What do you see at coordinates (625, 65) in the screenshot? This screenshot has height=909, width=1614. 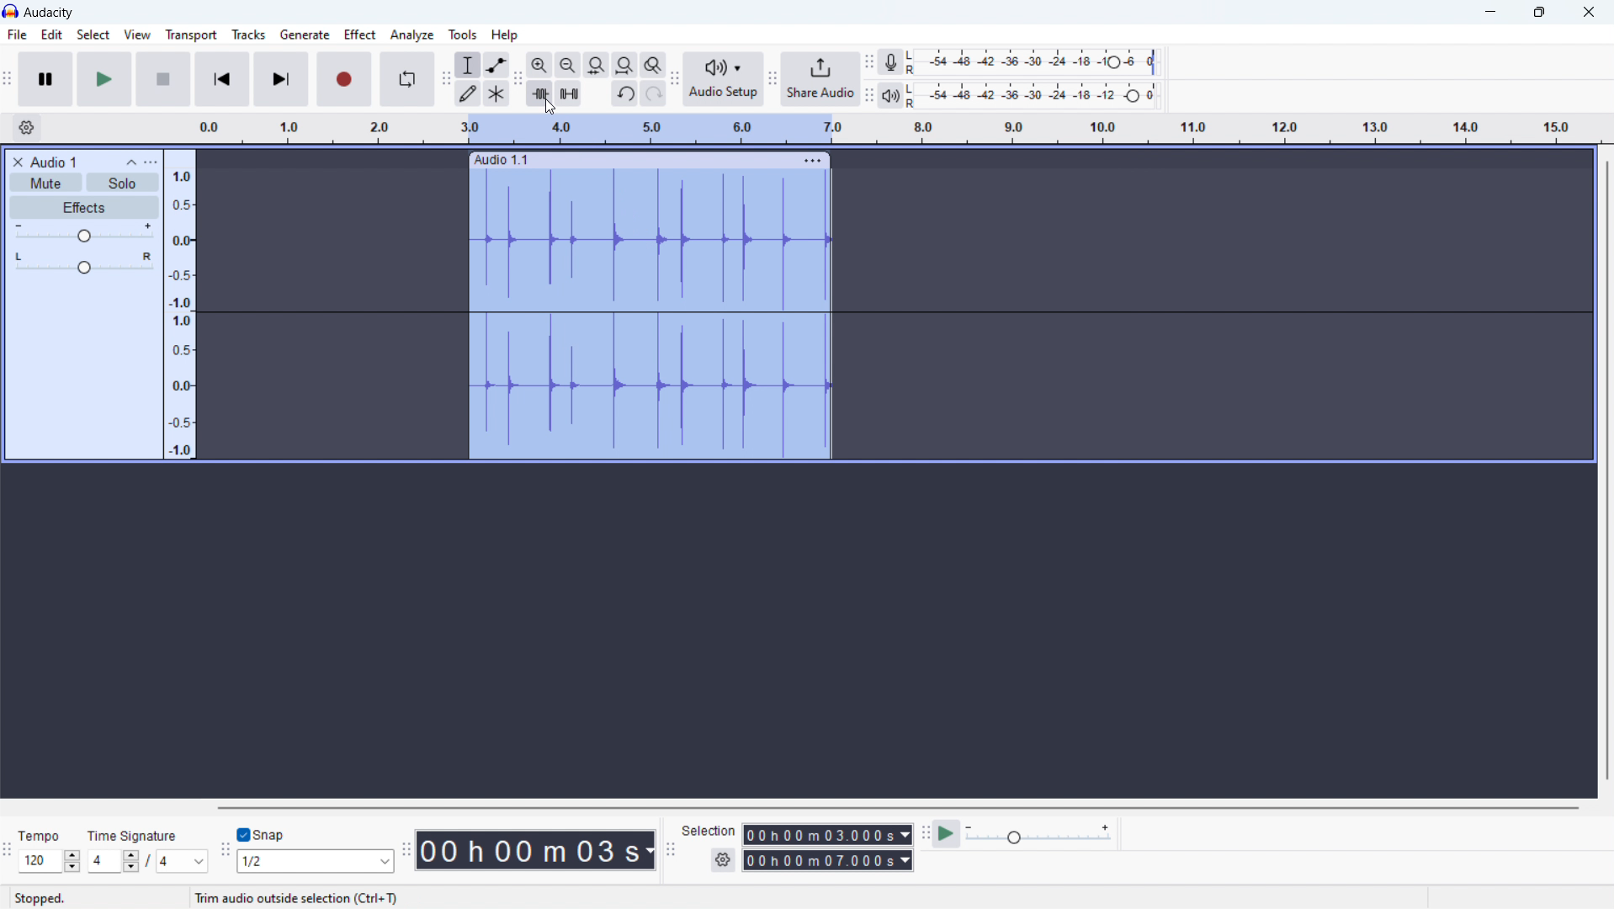 I see `fit project to width` at bounding box center [625, 65].